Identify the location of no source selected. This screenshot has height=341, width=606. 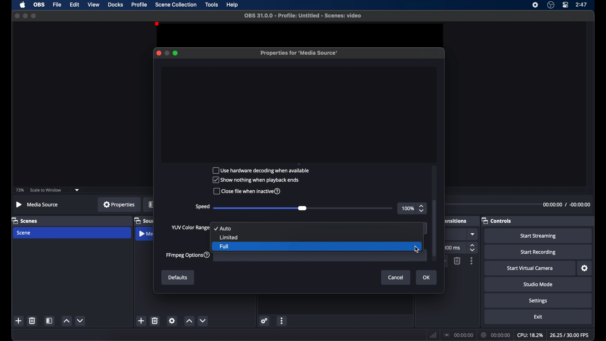
(37, 204).